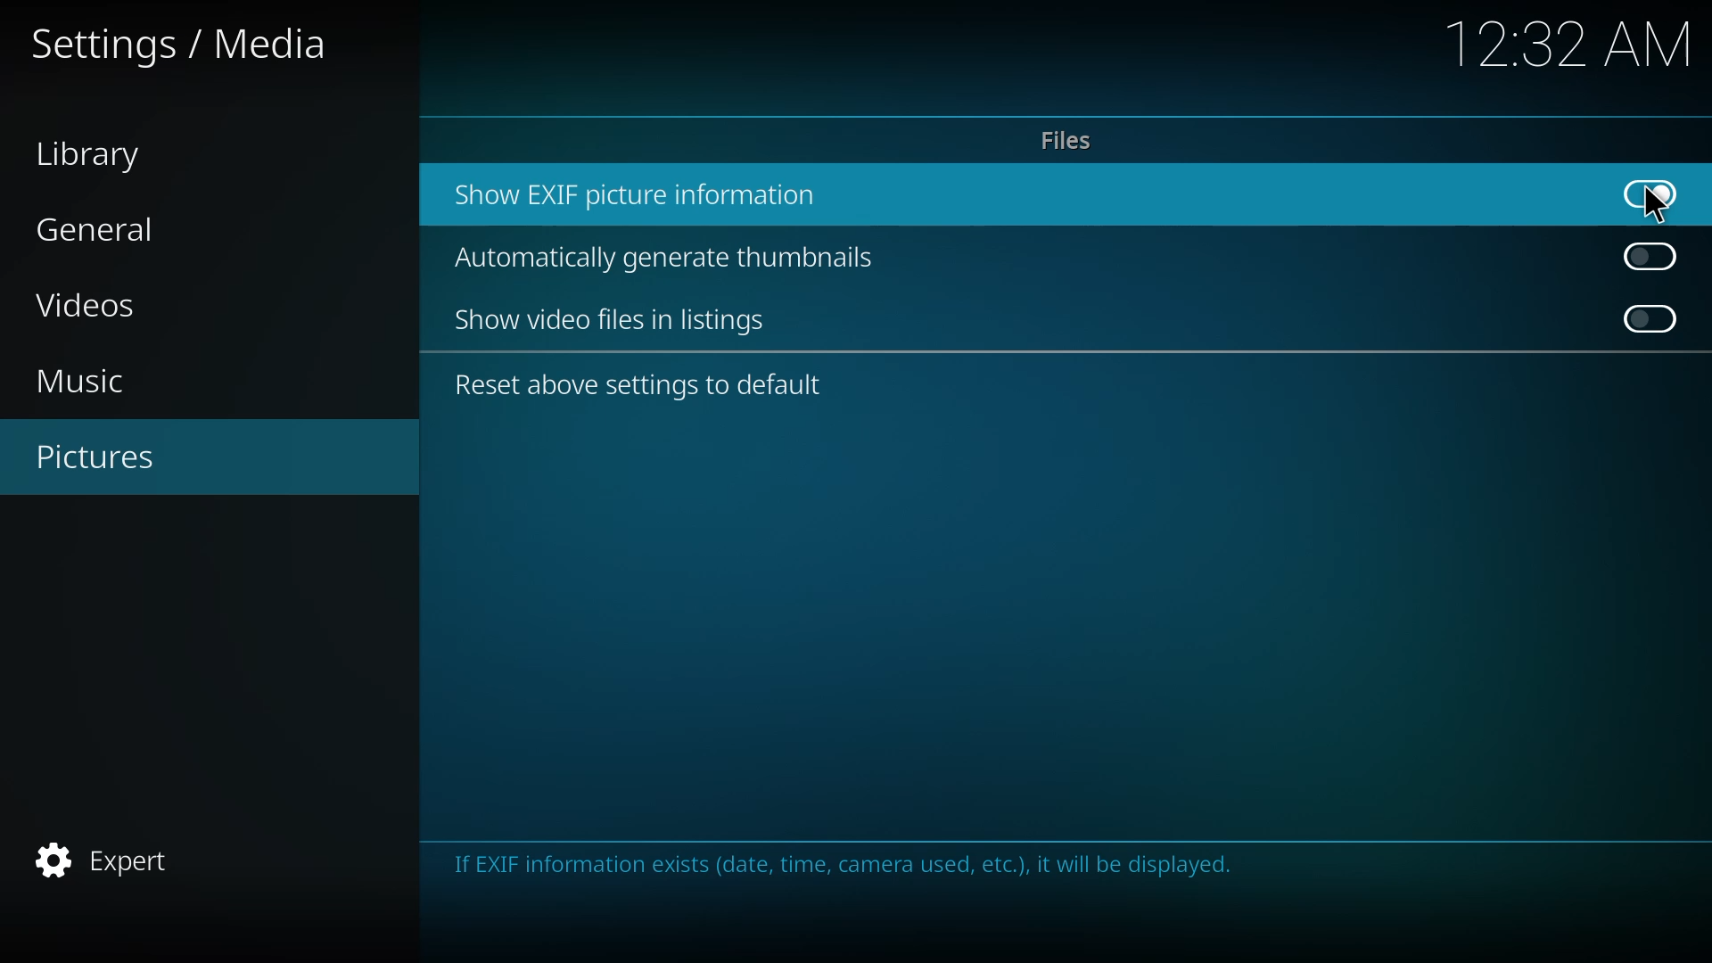 Image resolution: width=1712 pixels, height=963 pixels. Describe the element at coordinates (119, 857) in the screenshot. I see `expert` at that location.